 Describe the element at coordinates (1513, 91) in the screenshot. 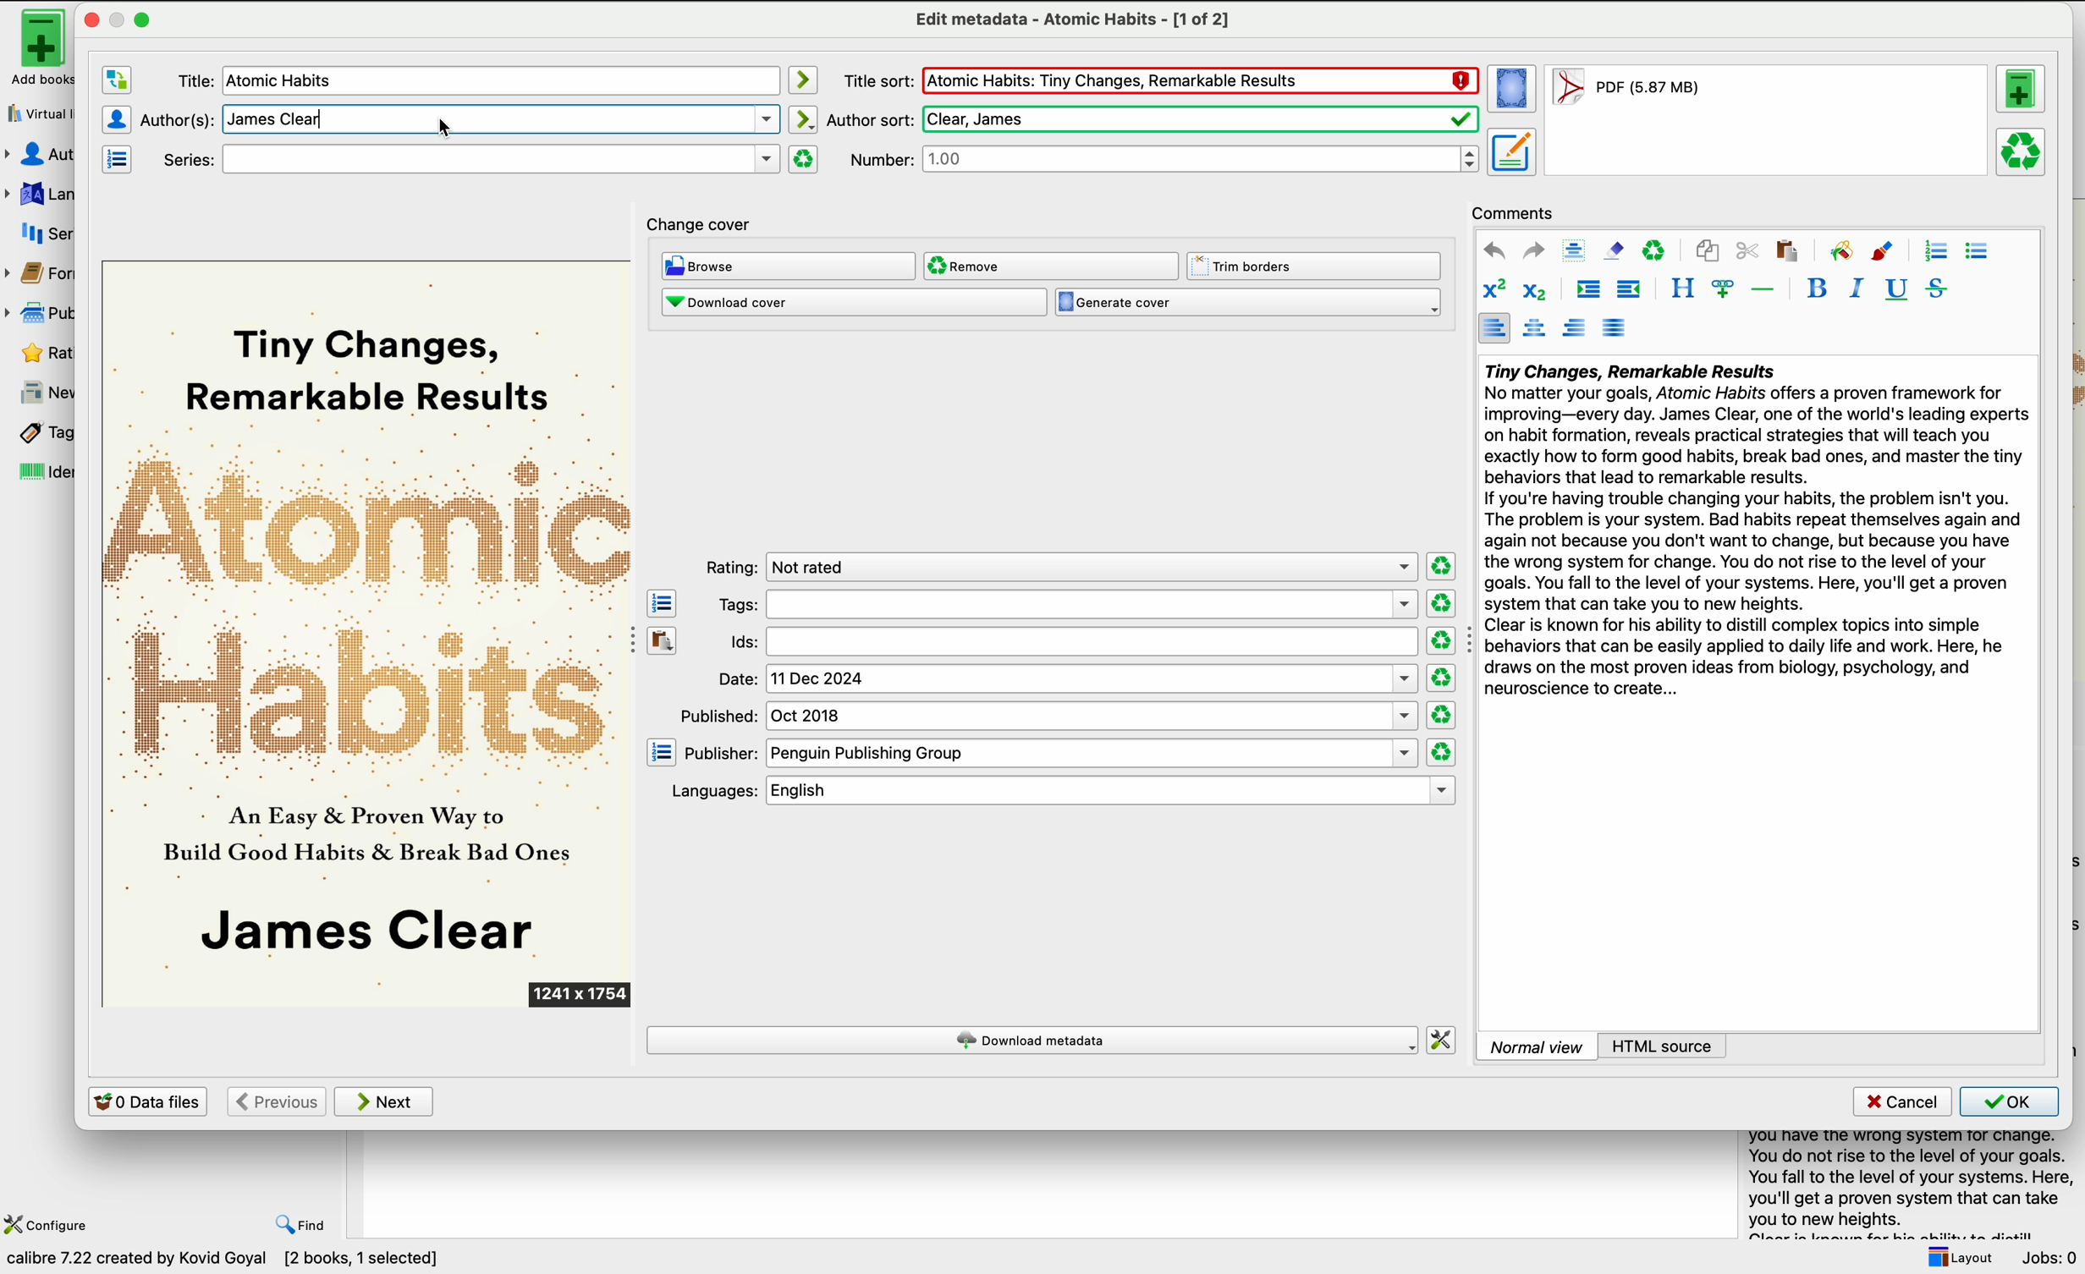

I see `set the cover for the book from the selected format` at that location.